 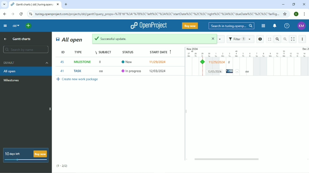 What do you see at coordinates (303, 39) in the screenshot?
I see `More actions` at bounding box center [303, 39].